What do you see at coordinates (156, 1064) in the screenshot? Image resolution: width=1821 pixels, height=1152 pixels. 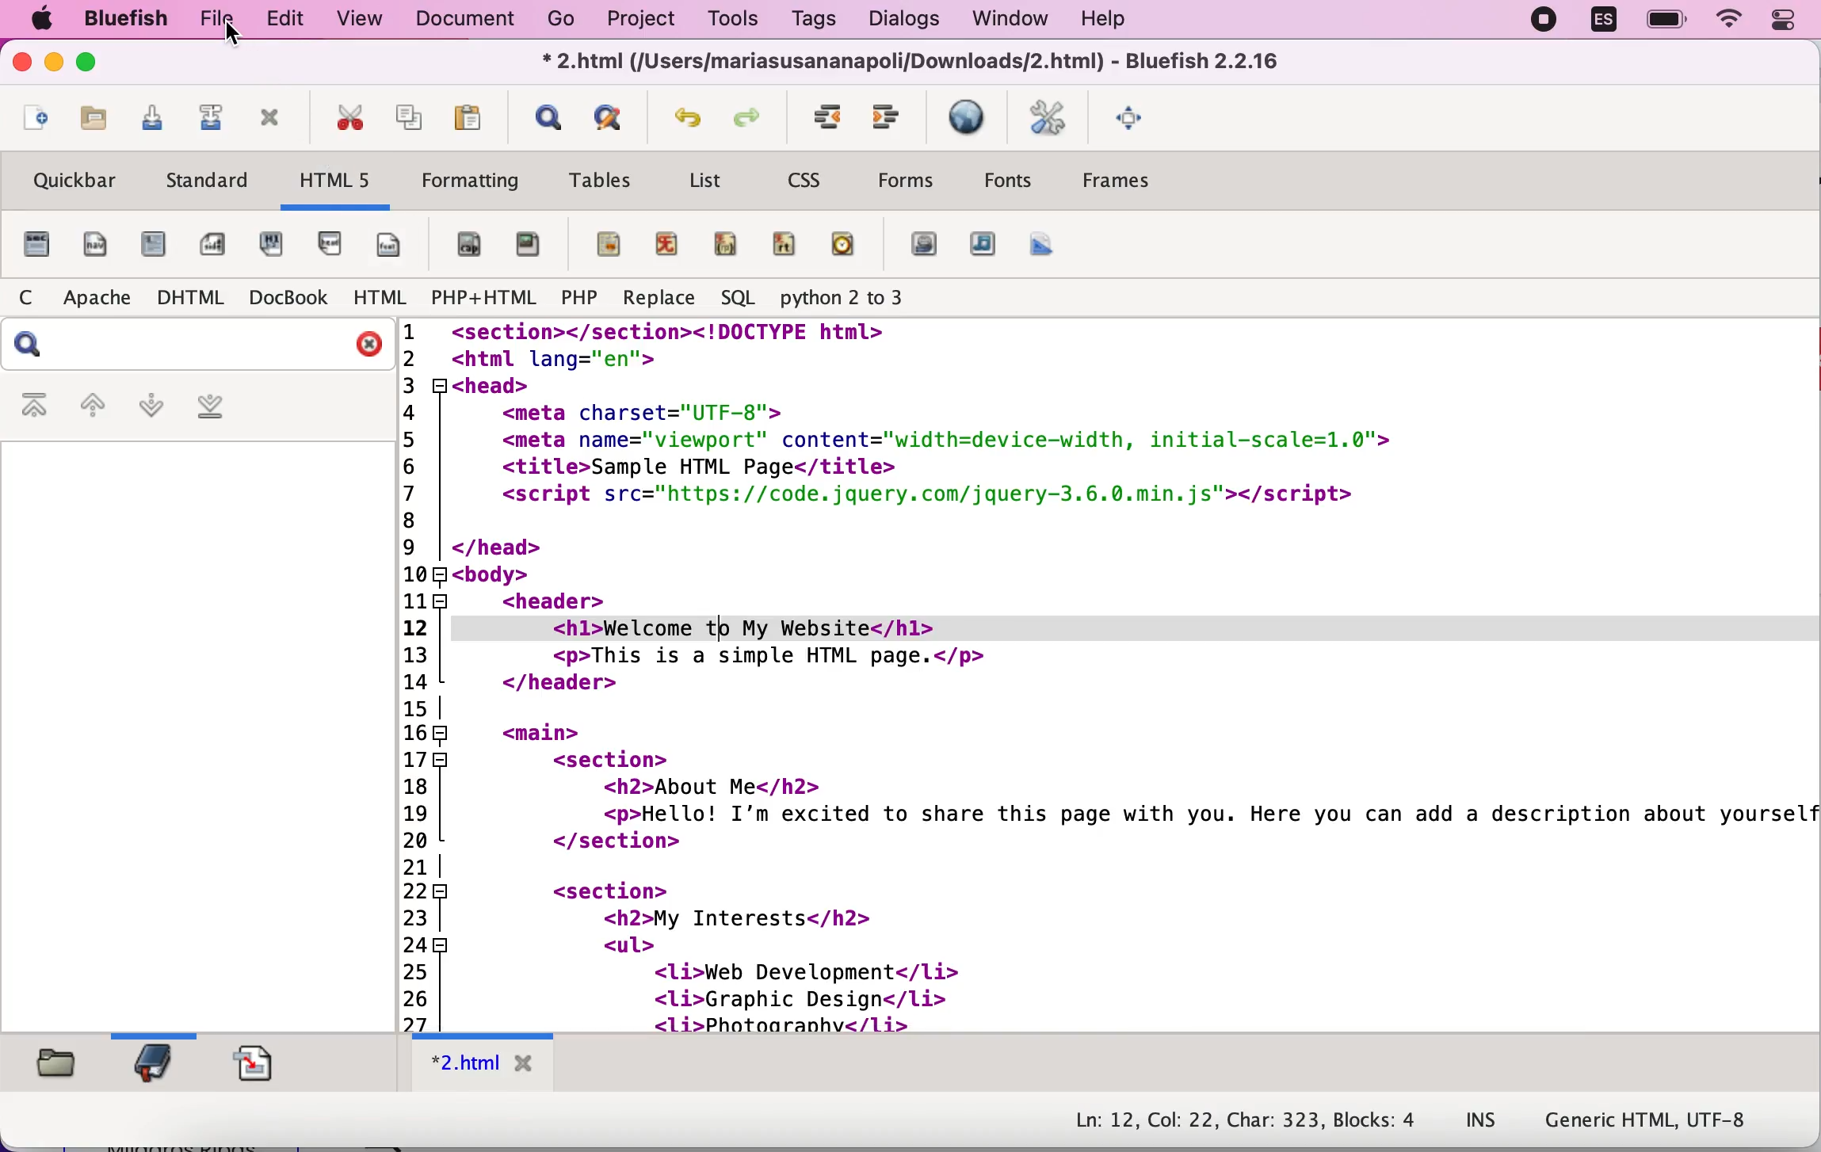 I see `bookmarks` at bounding box center [156, 1064].